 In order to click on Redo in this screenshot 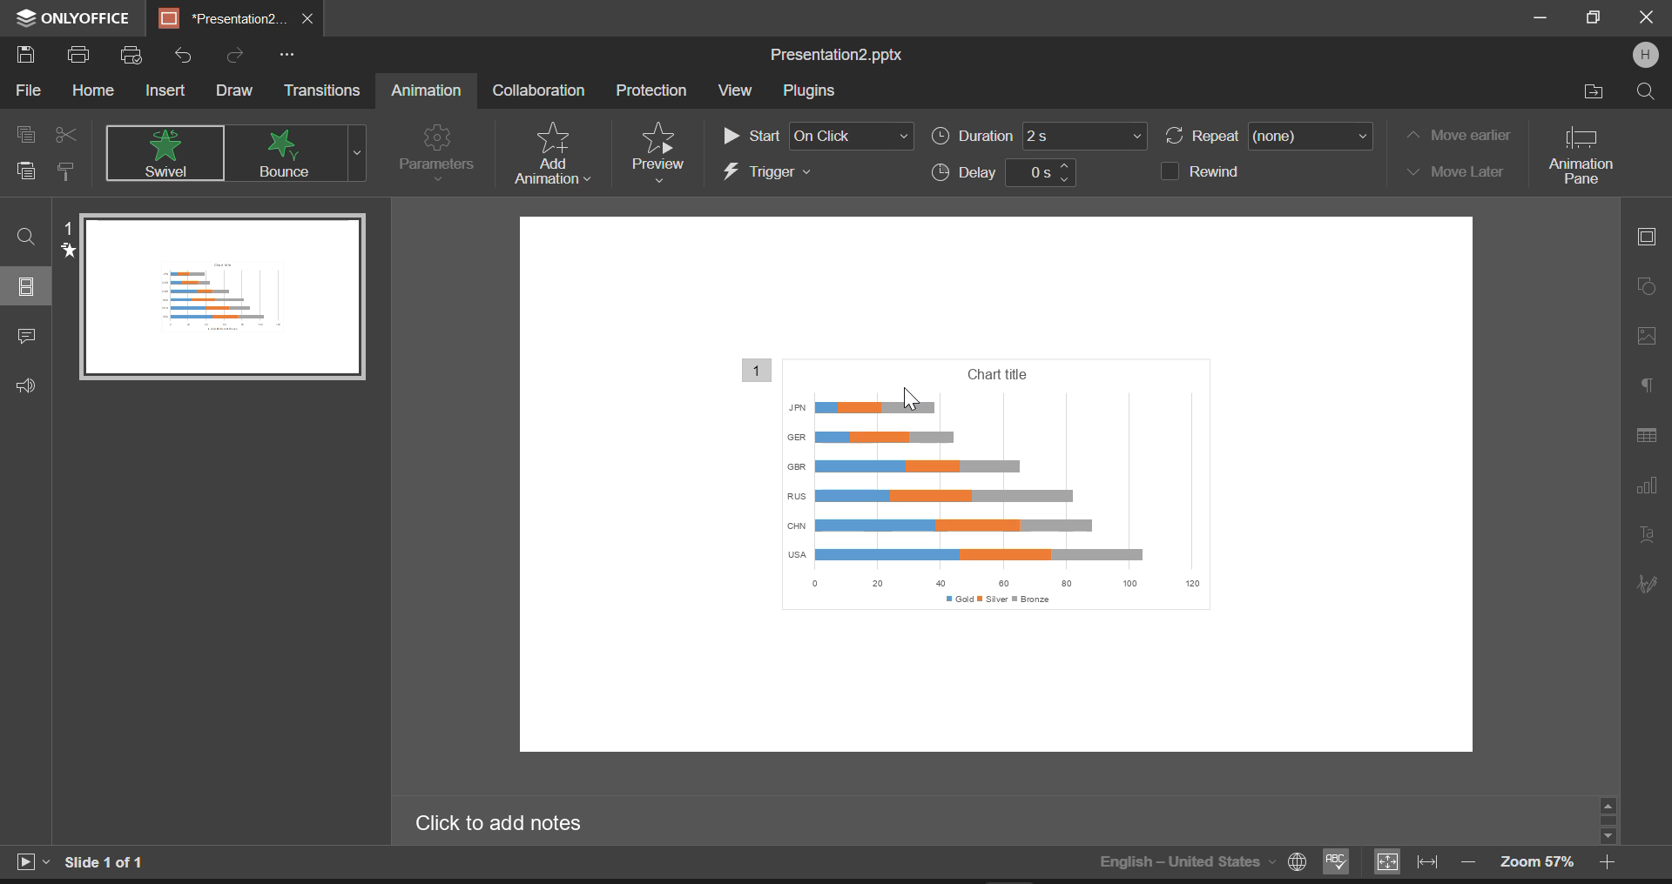, I will do `click(235, 53)`.